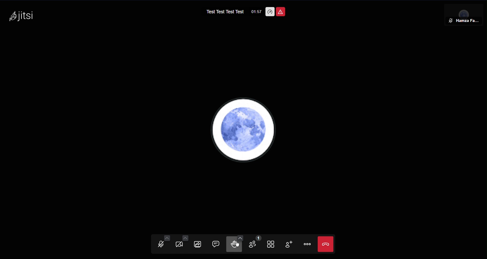 The image size is (487, 259). What do you see at coordinates (216, 243) in the screenshot?
I see `Chat` at bounding box center [216, 243].